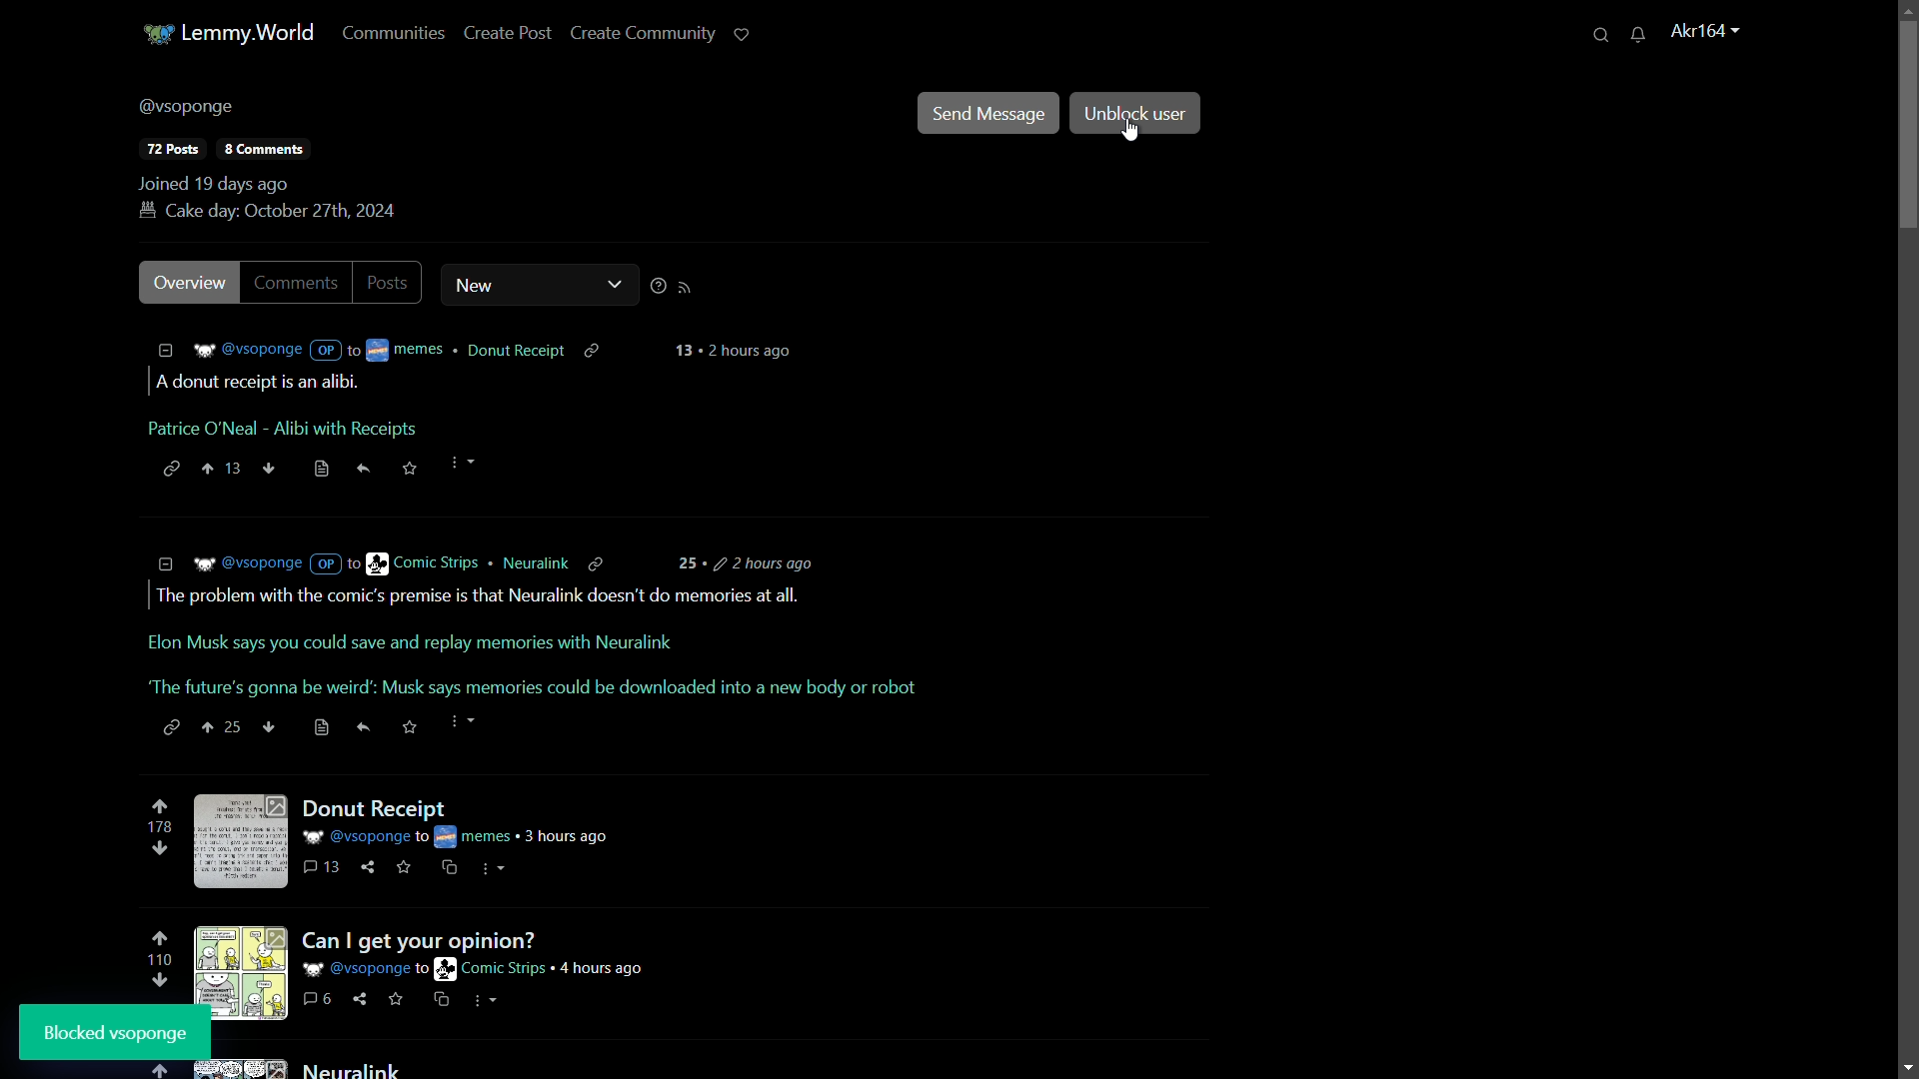  Describe the element at coordinates (742, 35) in the screenshot. I see `support lemmy.world` at that location.